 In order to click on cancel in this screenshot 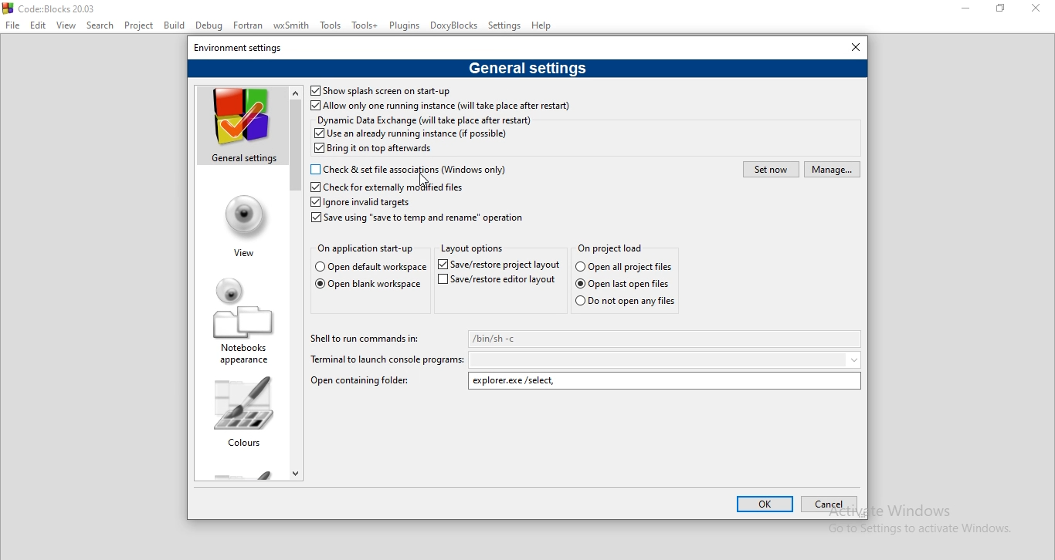, I will do `click(830, 504)`.